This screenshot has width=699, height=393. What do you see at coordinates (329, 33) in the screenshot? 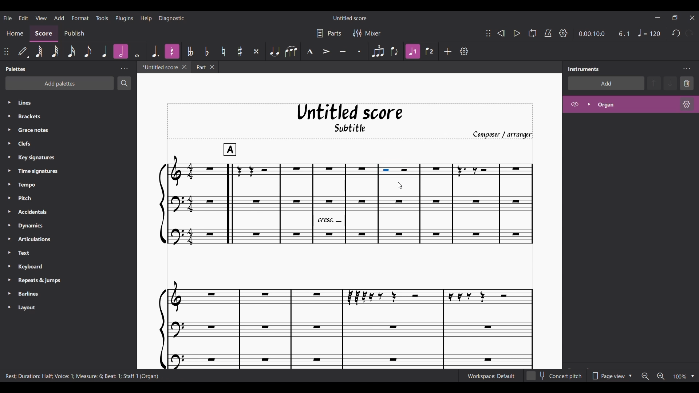
I see `Parts settings` at bounding box center [329, 33].